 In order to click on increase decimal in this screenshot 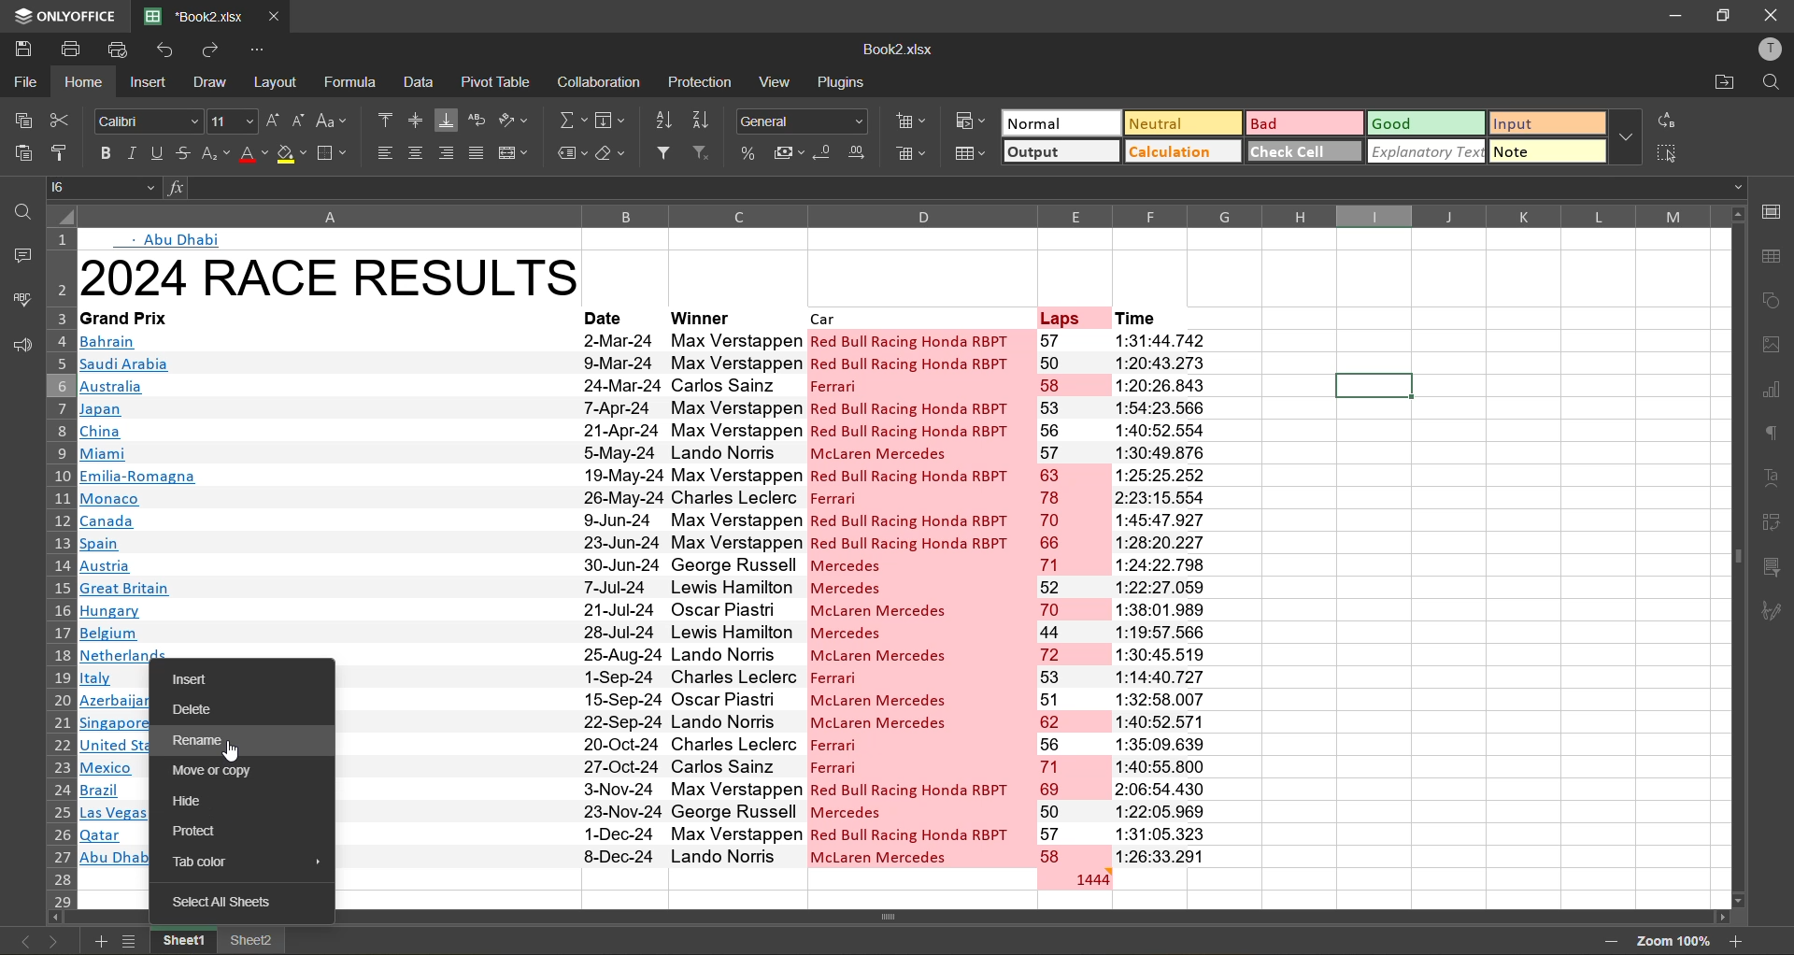, I will do `click(861, 153)`.